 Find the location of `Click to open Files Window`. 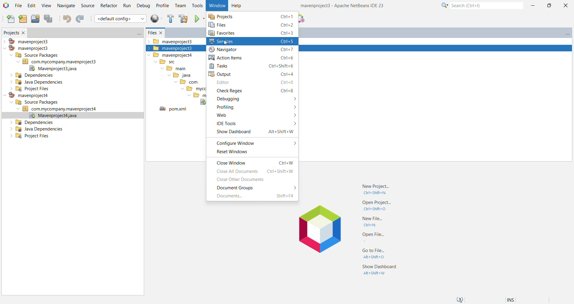

Click to open Files Window is located at coordinates (253, 24).